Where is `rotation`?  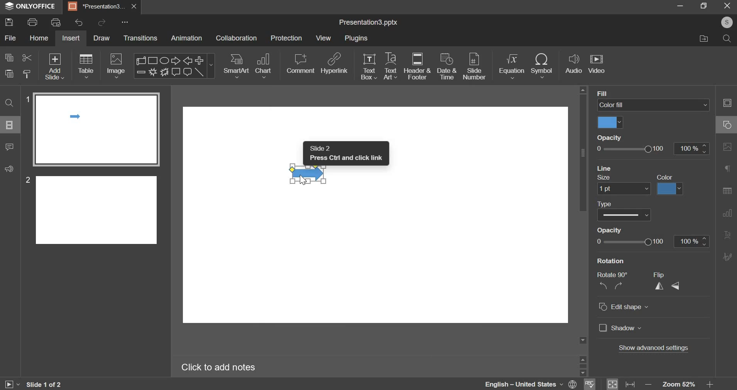 rotation is located at coordinates (611, 261).